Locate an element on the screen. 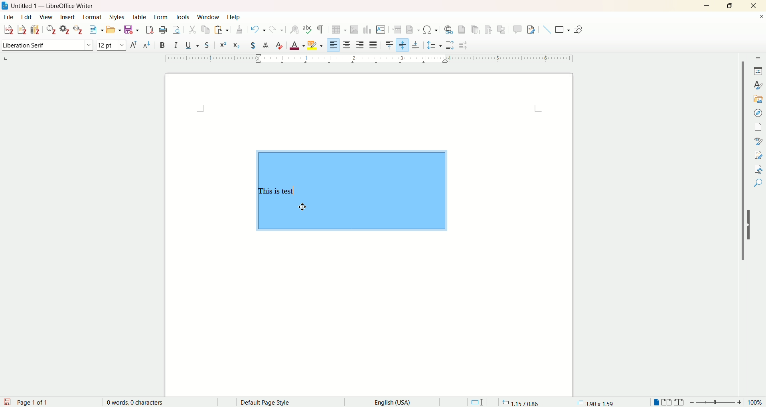  vertical scroll bar is located at coordinates (740, 227).